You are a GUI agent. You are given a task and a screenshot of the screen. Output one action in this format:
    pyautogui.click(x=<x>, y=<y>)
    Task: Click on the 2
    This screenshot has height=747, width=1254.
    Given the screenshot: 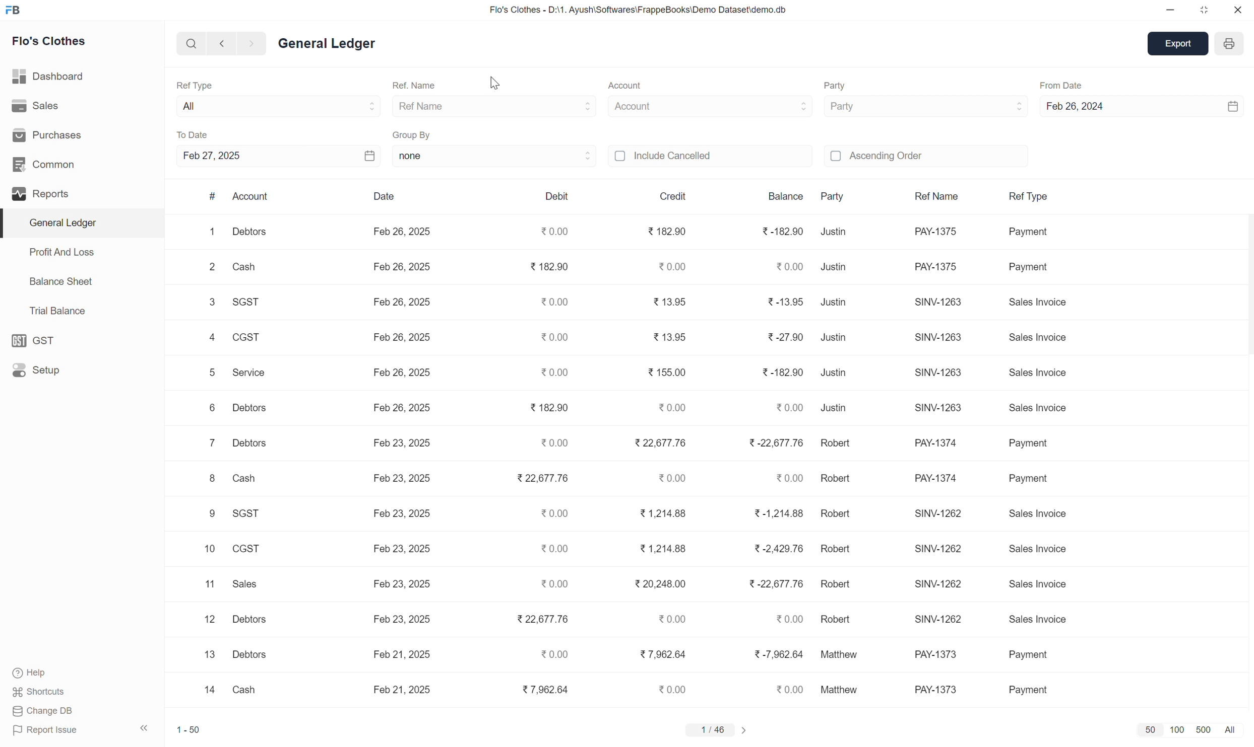 What is the action you would take?
    pyautogui.click(x=211, y=267)
    